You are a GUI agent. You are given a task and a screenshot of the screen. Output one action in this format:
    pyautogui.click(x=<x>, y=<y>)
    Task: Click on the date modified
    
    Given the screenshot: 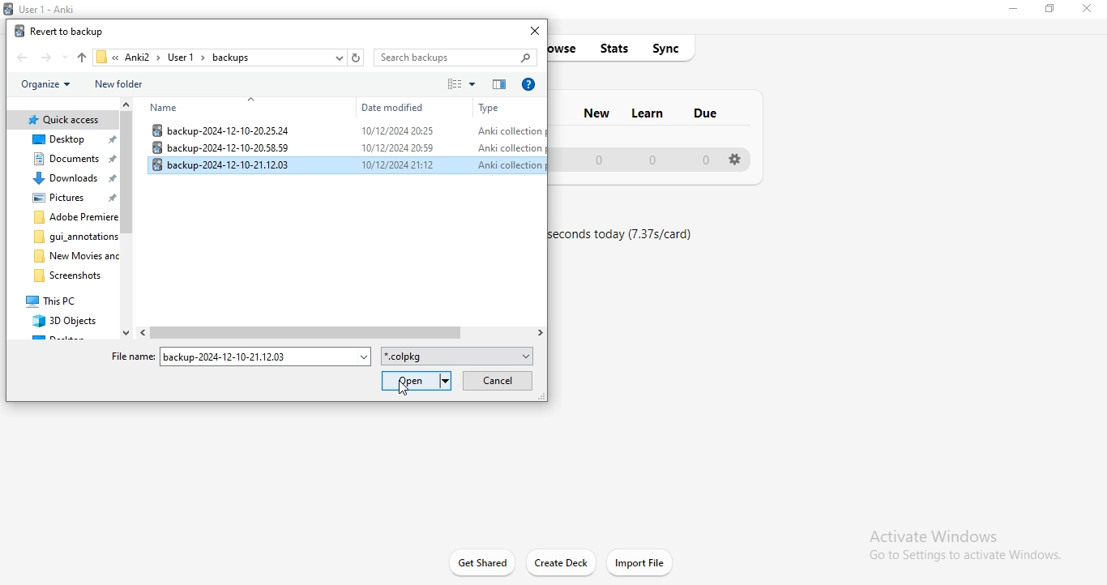 What is the action you would take?
    pyautogui.click(x=395, y=109)
    